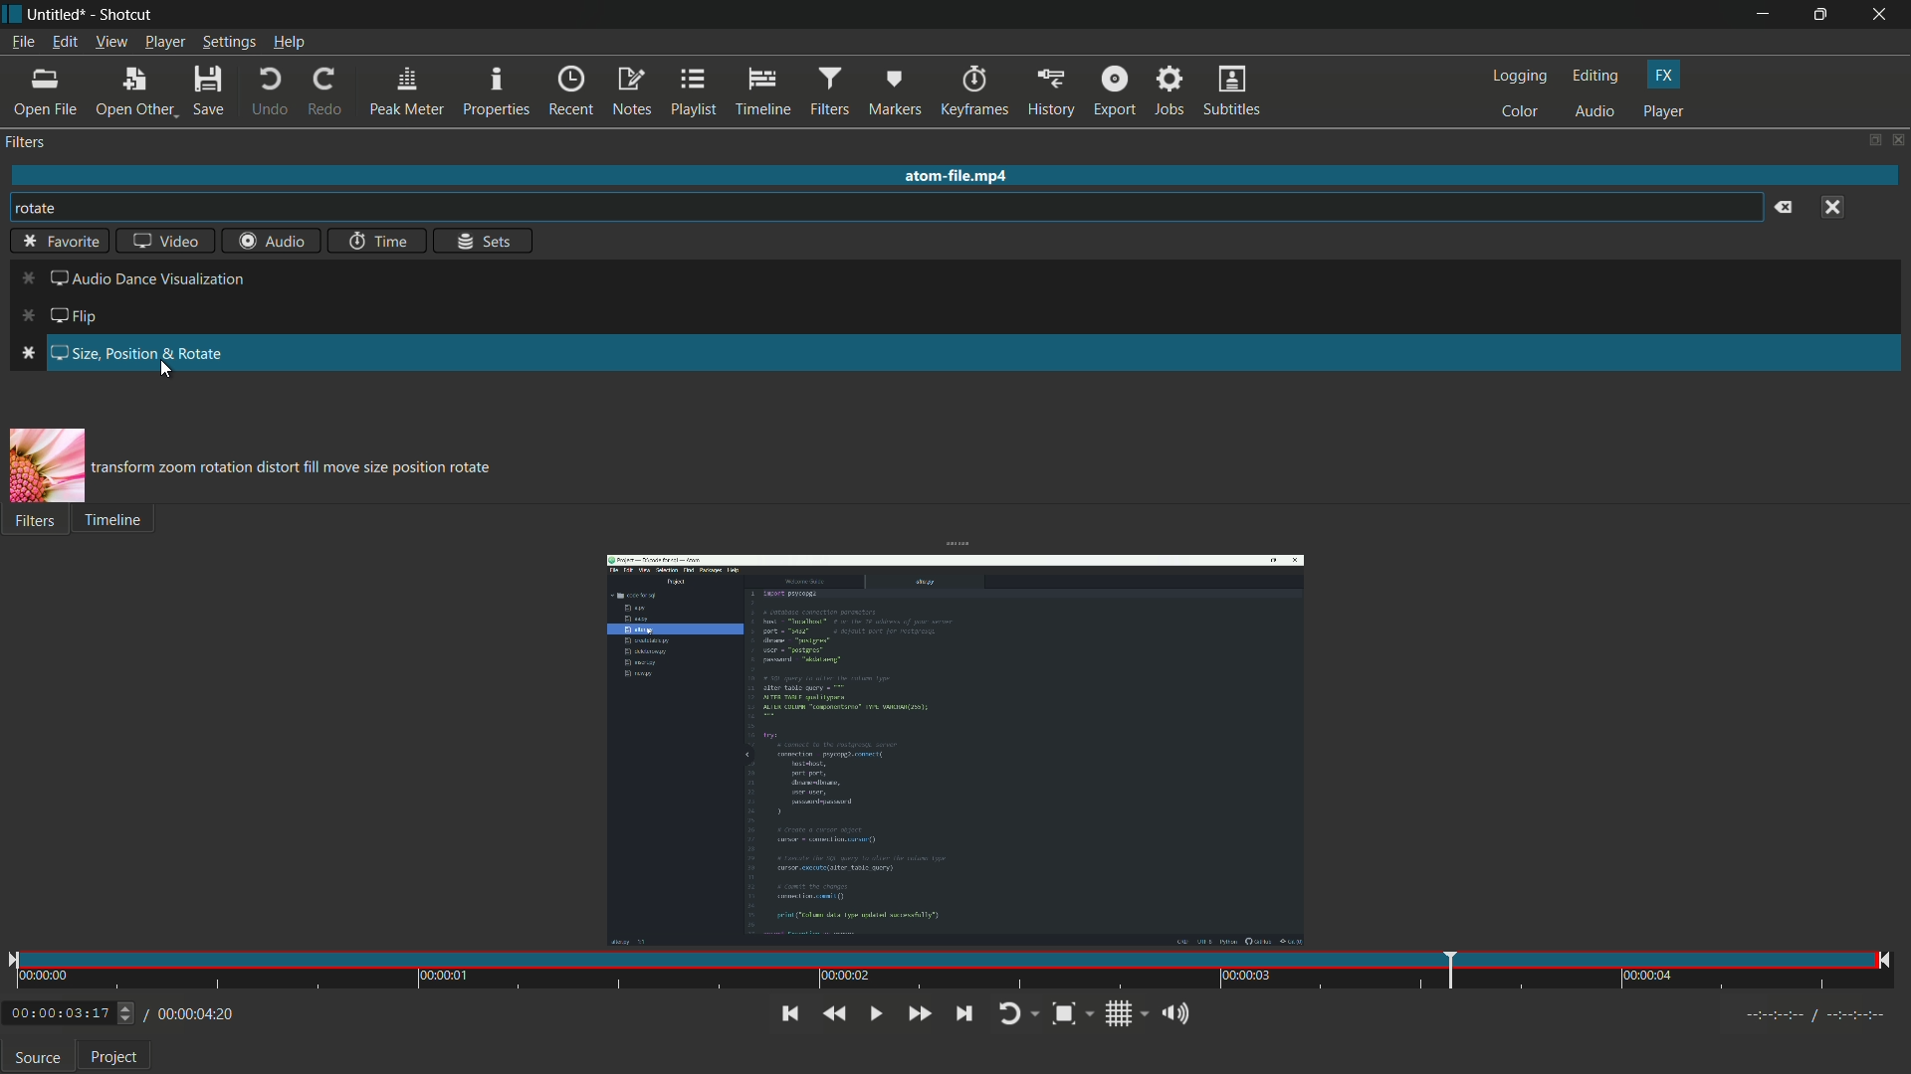  Describe the element at coordinates (1121, 1014) in the screenshot. I see `toggle grid` at that location.